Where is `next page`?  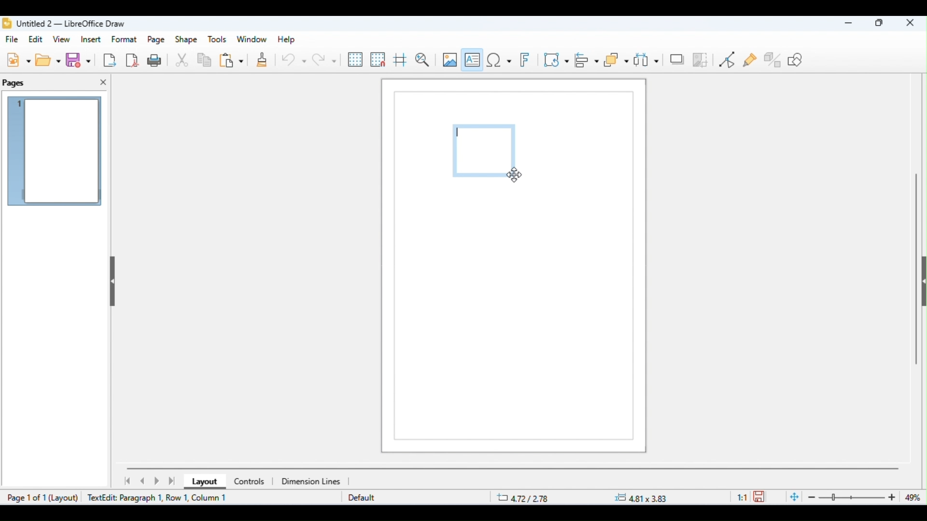 next page is located at coordinates (158, 481).